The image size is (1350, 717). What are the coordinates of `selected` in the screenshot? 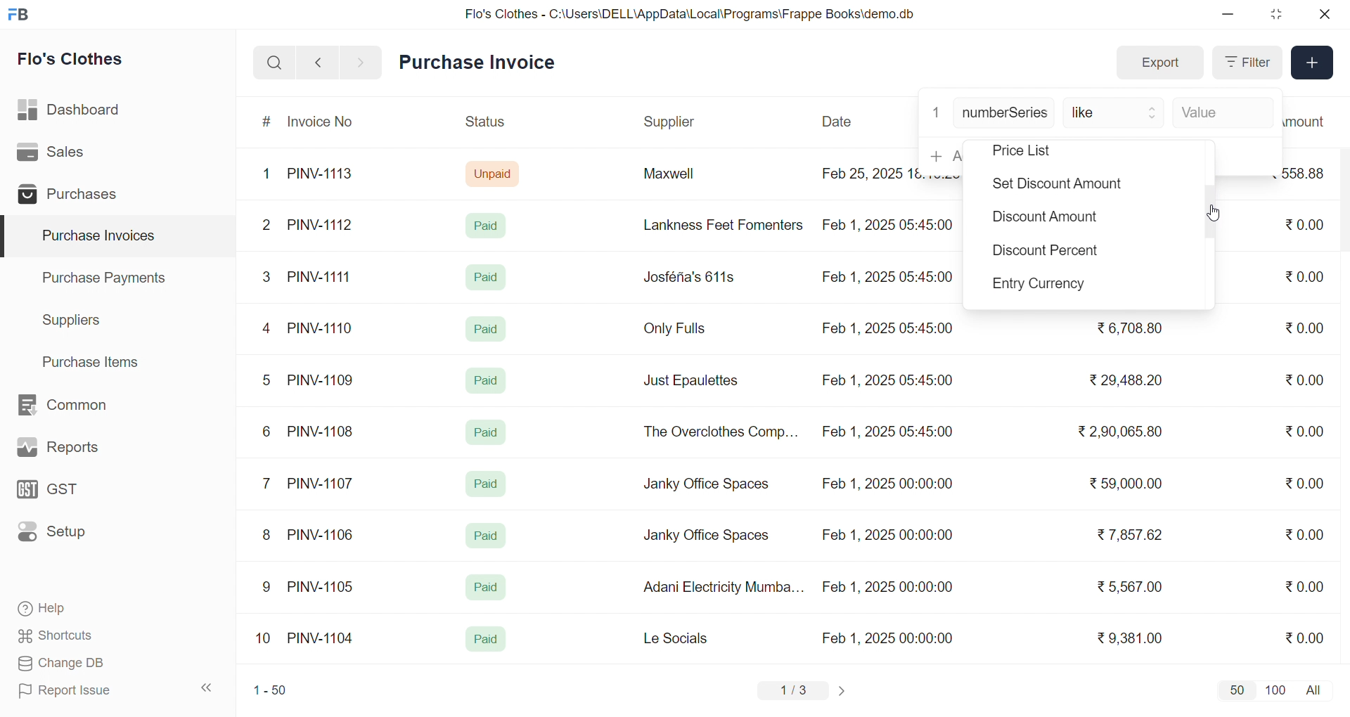 It's located at (8, 237).